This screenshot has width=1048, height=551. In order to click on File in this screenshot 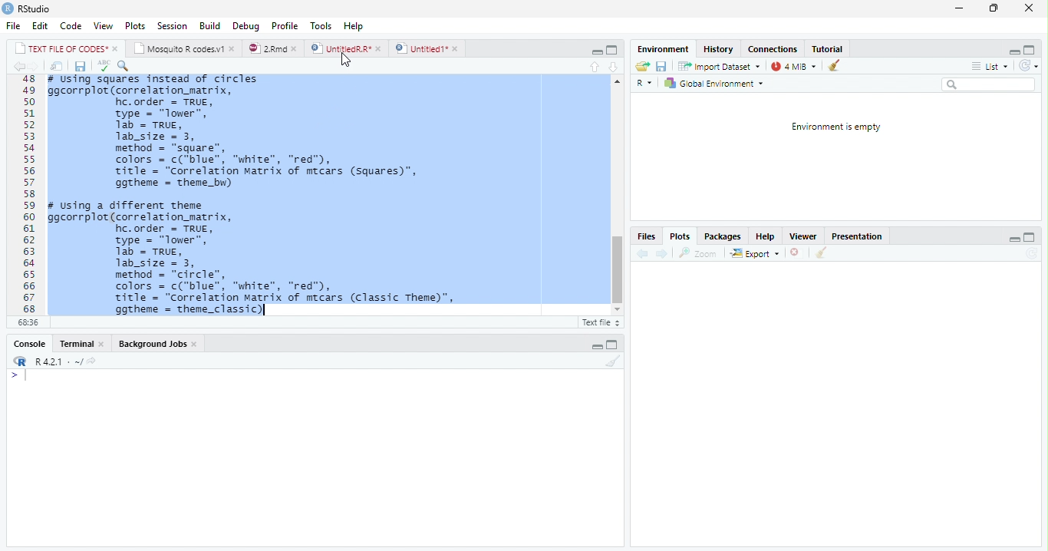, I will do `click(12, 27)`.